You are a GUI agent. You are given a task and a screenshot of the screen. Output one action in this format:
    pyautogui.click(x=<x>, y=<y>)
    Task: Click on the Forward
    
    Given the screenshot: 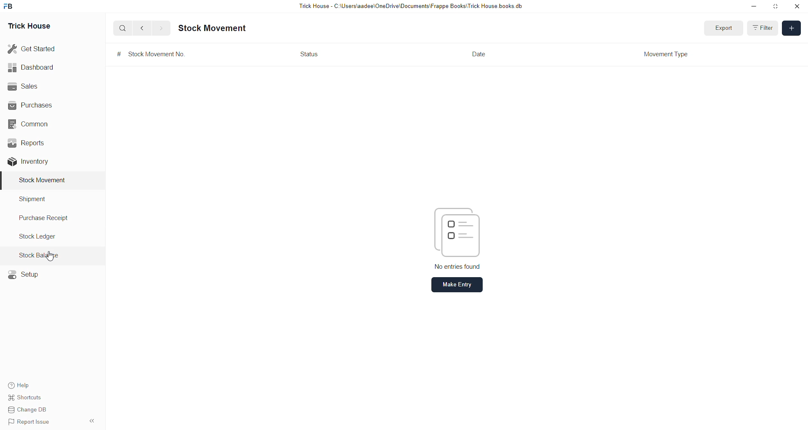 What is the action you would take?
    pyautogui.click(x=162, y=29)
    